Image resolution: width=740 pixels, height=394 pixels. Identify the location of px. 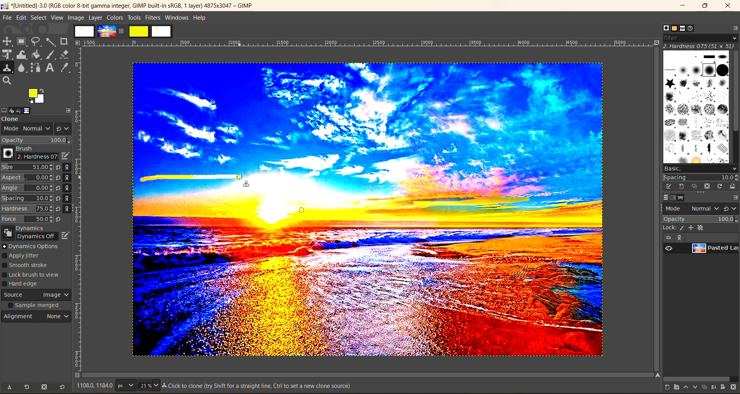
(124, 385).